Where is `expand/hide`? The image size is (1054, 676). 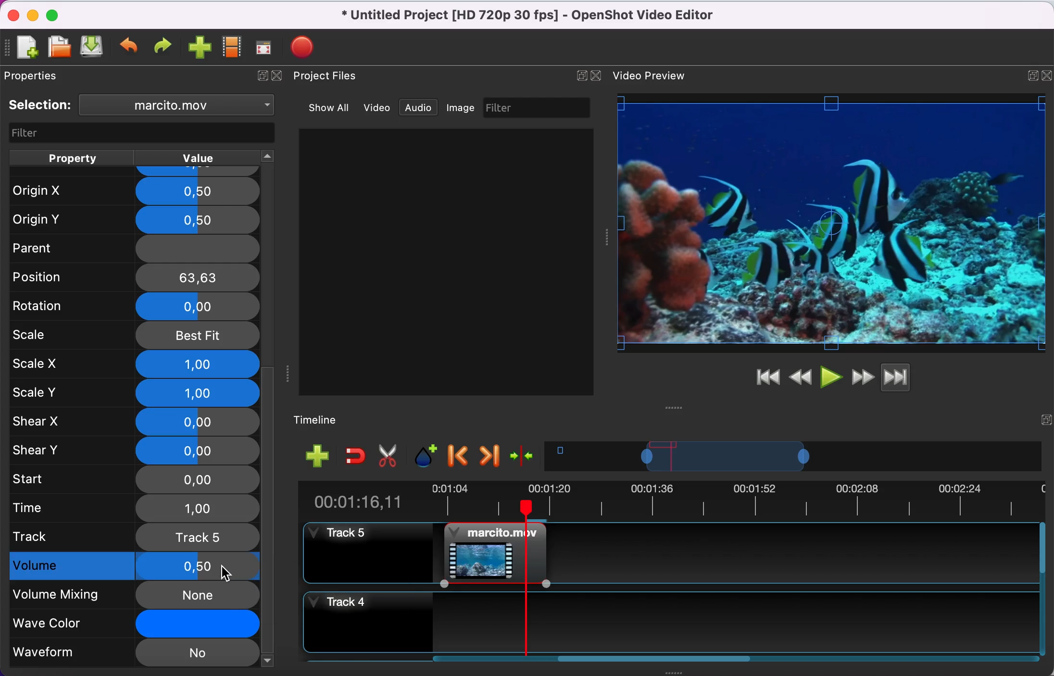
expand/hide is located at coordinates (260, 78).